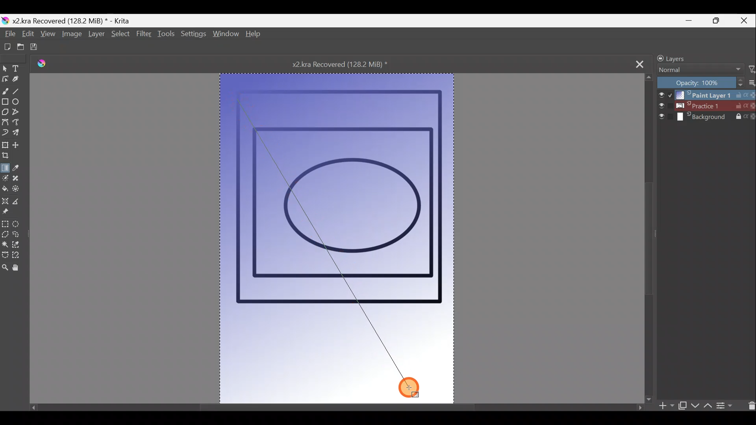 This screenshot has height=425, width=756. I want to click on Opacity level, so click(706, 82).